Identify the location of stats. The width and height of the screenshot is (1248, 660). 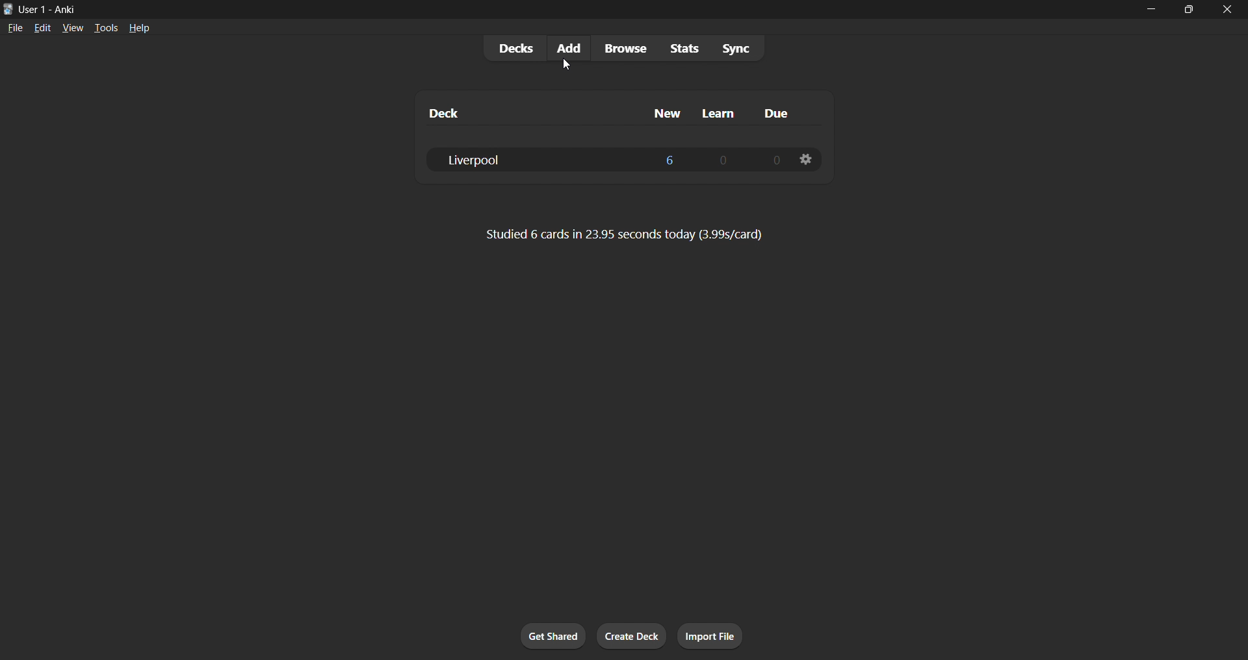
(684, 48).